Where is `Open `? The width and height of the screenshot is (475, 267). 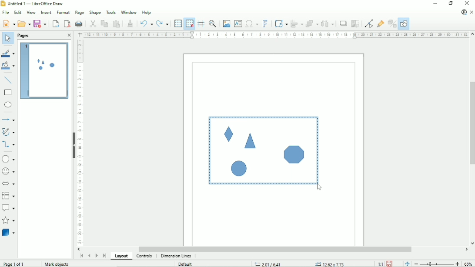
Open  is located at coordinates (24, 24).